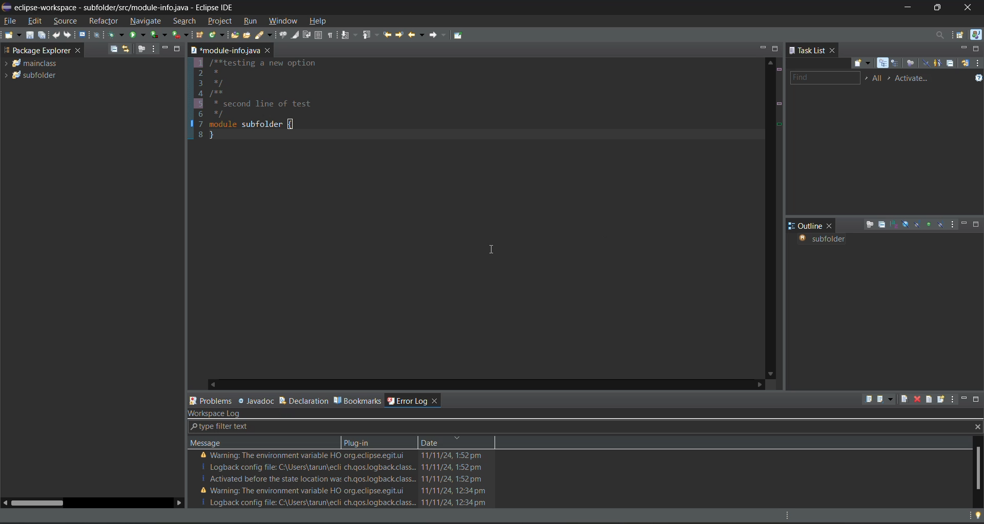 This screenshot has height=524, width=984. What do you see at coordinates (348, 34) in the screenshot?
I see `next annotation` at bounding box center [348, 34].